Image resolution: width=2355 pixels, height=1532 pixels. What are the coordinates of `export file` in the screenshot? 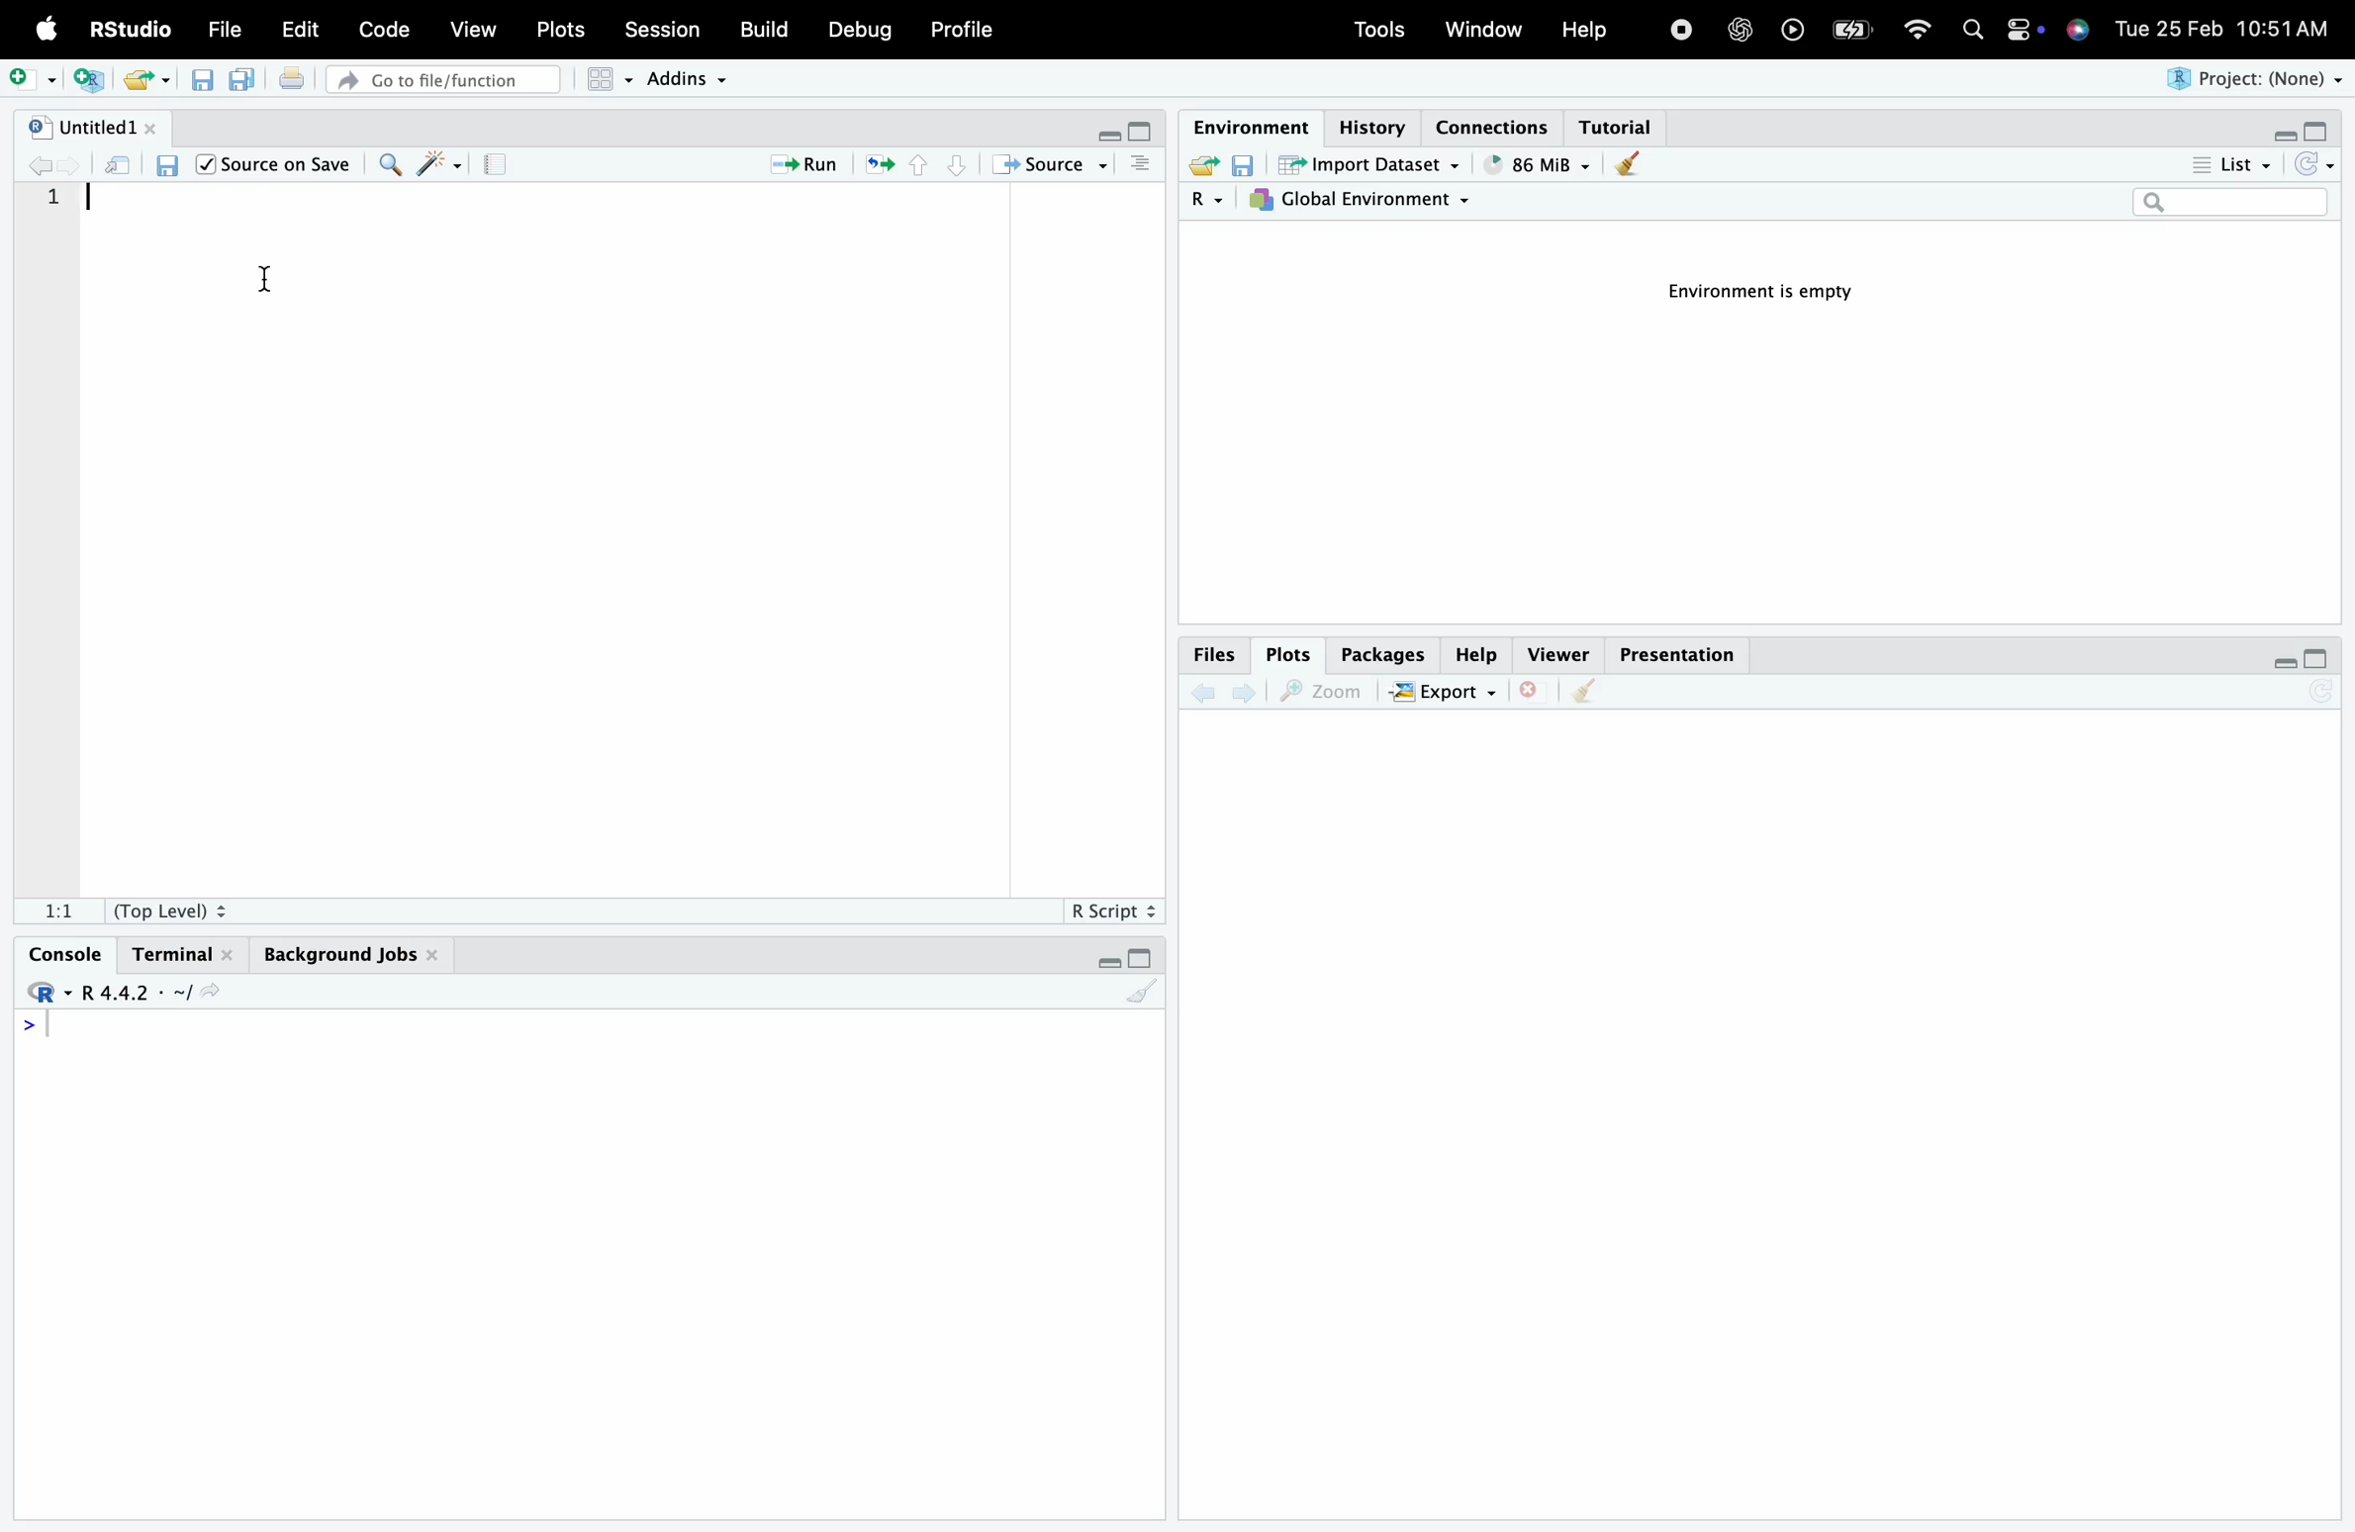 It's located at (153, 80).